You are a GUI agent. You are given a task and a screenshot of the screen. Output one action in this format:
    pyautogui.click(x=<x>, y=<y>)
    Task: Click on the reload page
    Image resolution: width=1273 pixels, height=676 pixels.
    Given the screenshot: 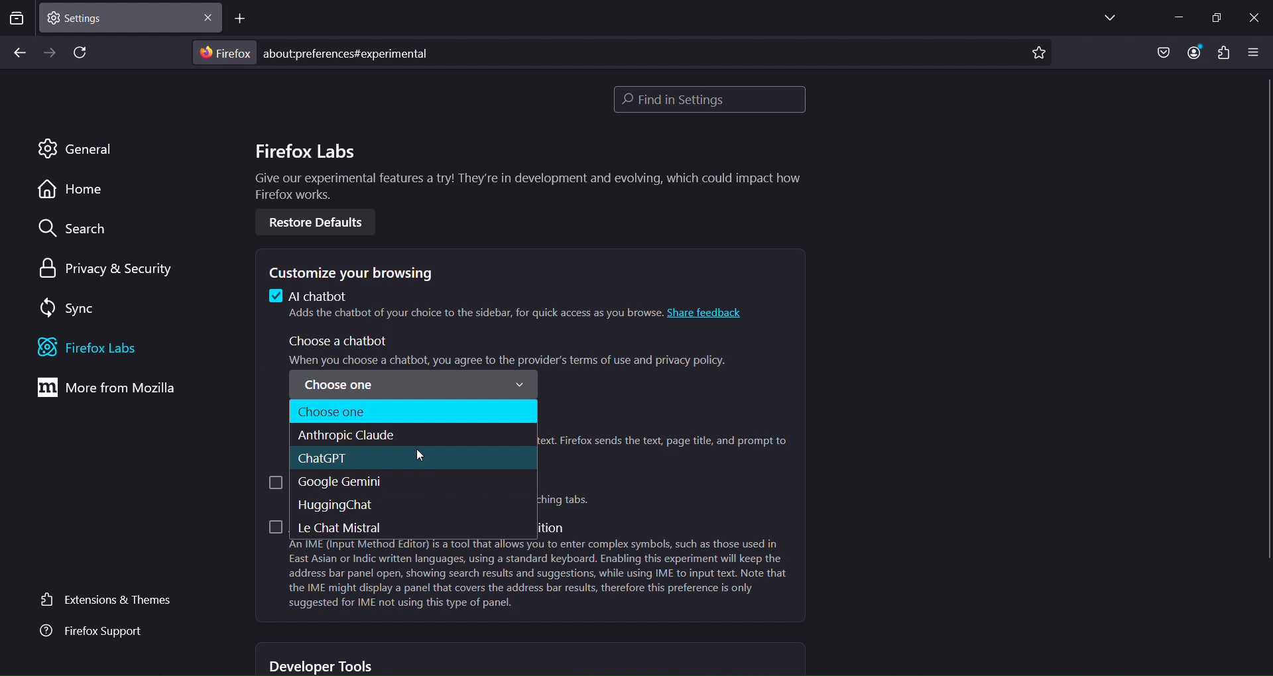 What is the action you would take?
    pyautogui.click(x=82, y=54)
    